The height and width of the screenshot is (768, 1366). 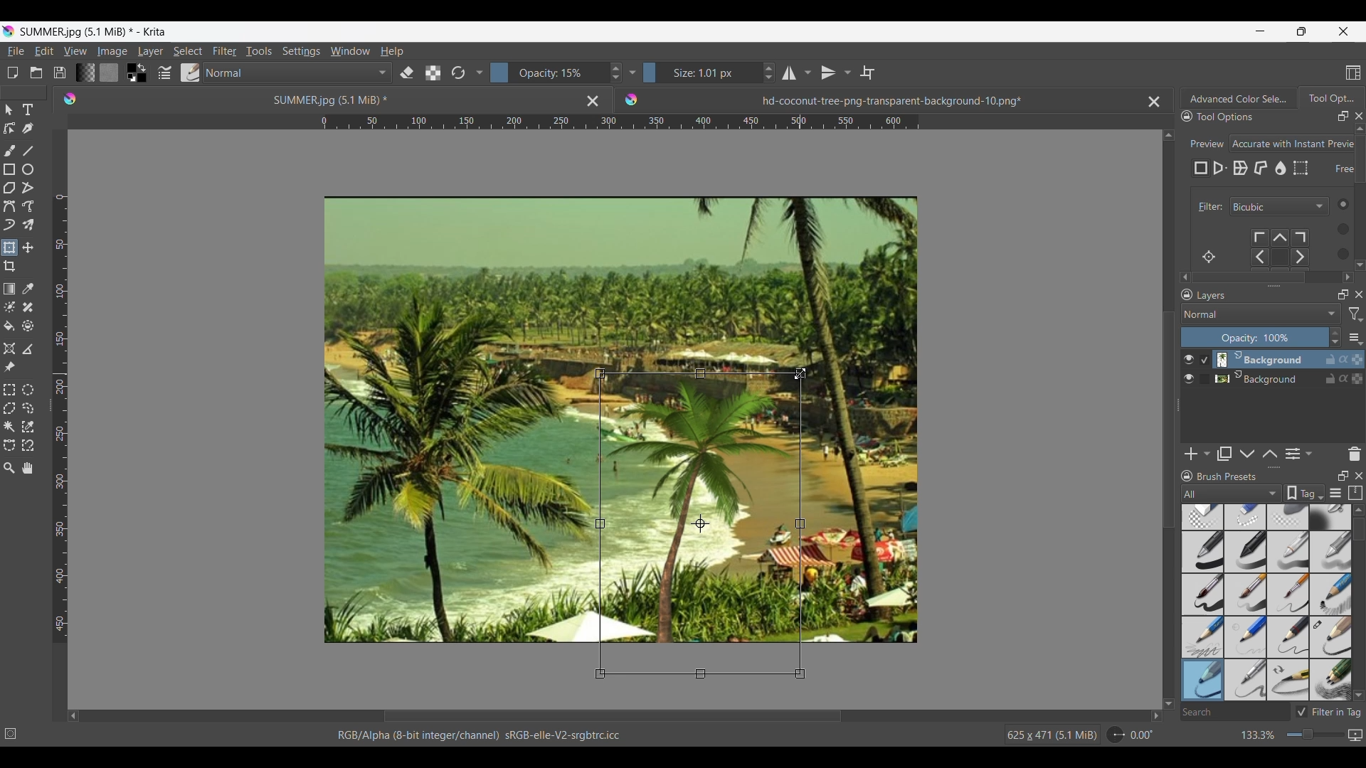 What do you see at coordinates (1261, 169) in the screenshot?
I see `Cage` at bounding box center [1261, 169].